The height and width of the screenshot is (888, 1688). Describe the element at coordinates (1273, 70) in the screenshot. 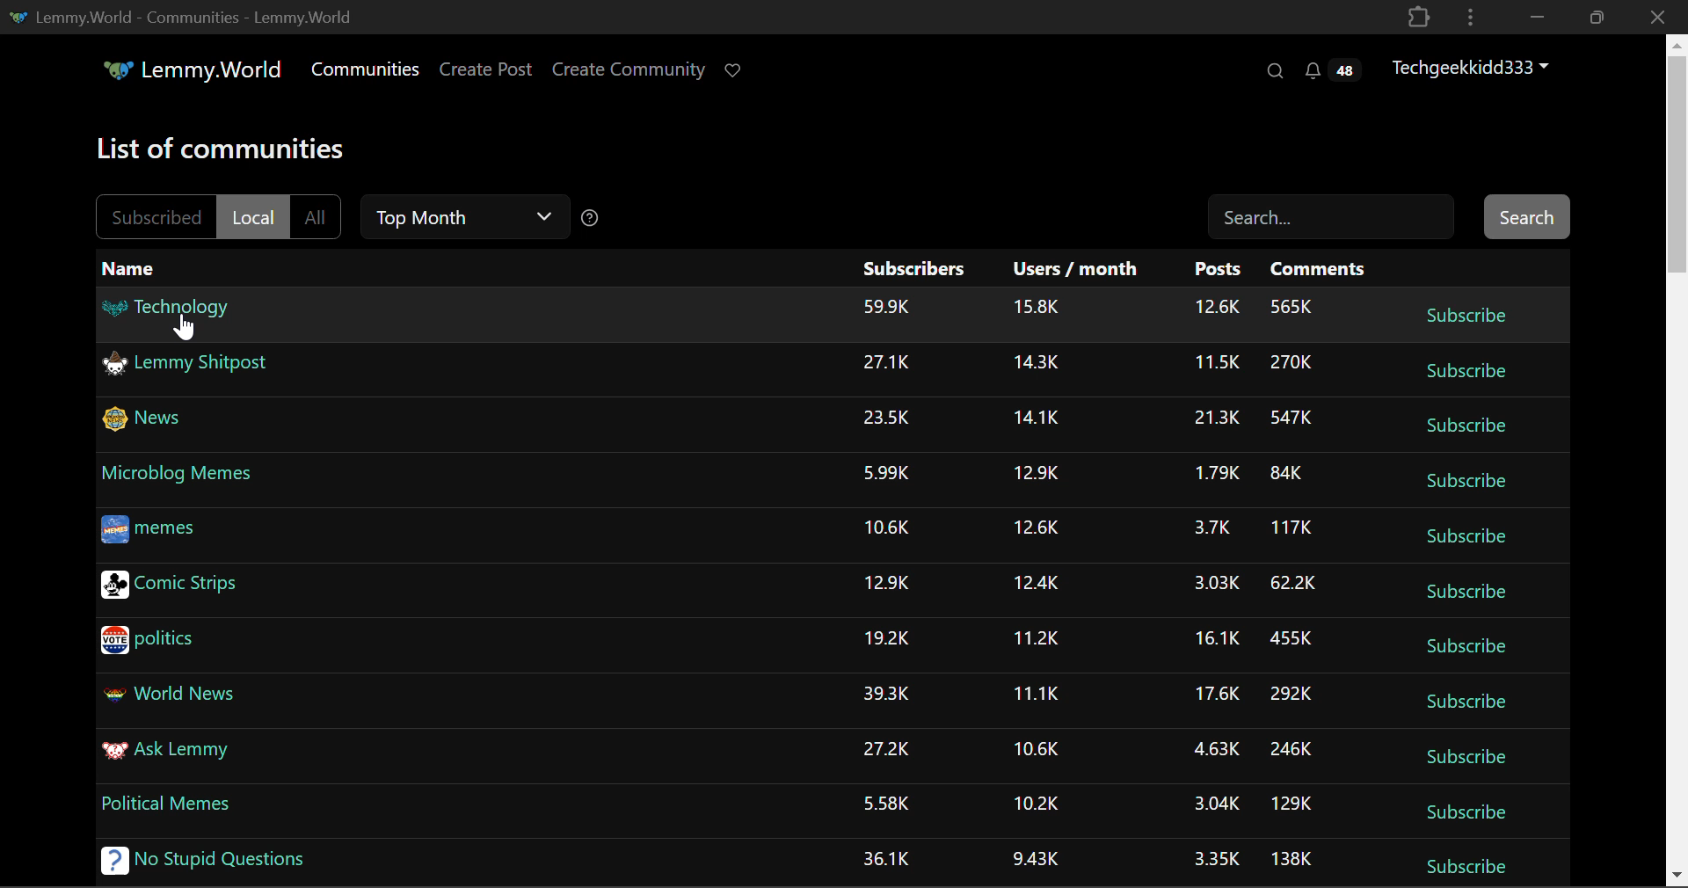

I see `Search ` at that location.